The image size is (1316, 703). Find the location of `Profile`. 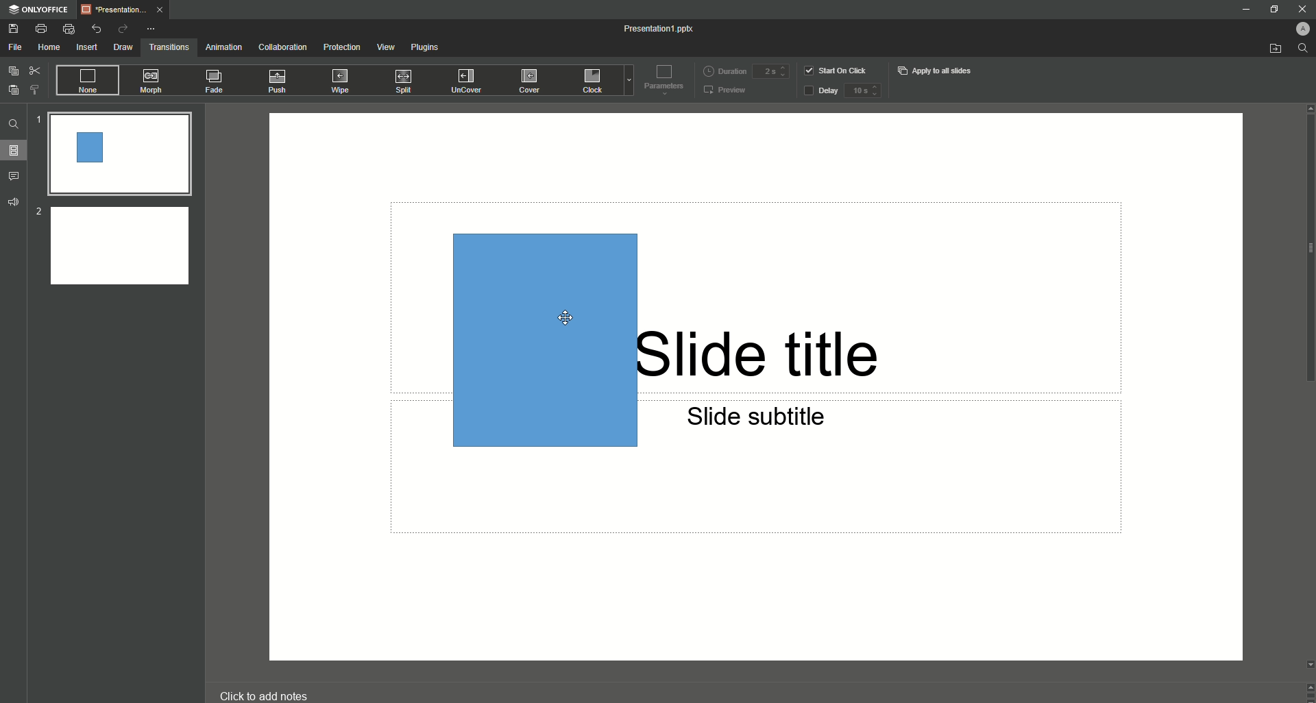

Profile is located at coordinates (1297, 29).